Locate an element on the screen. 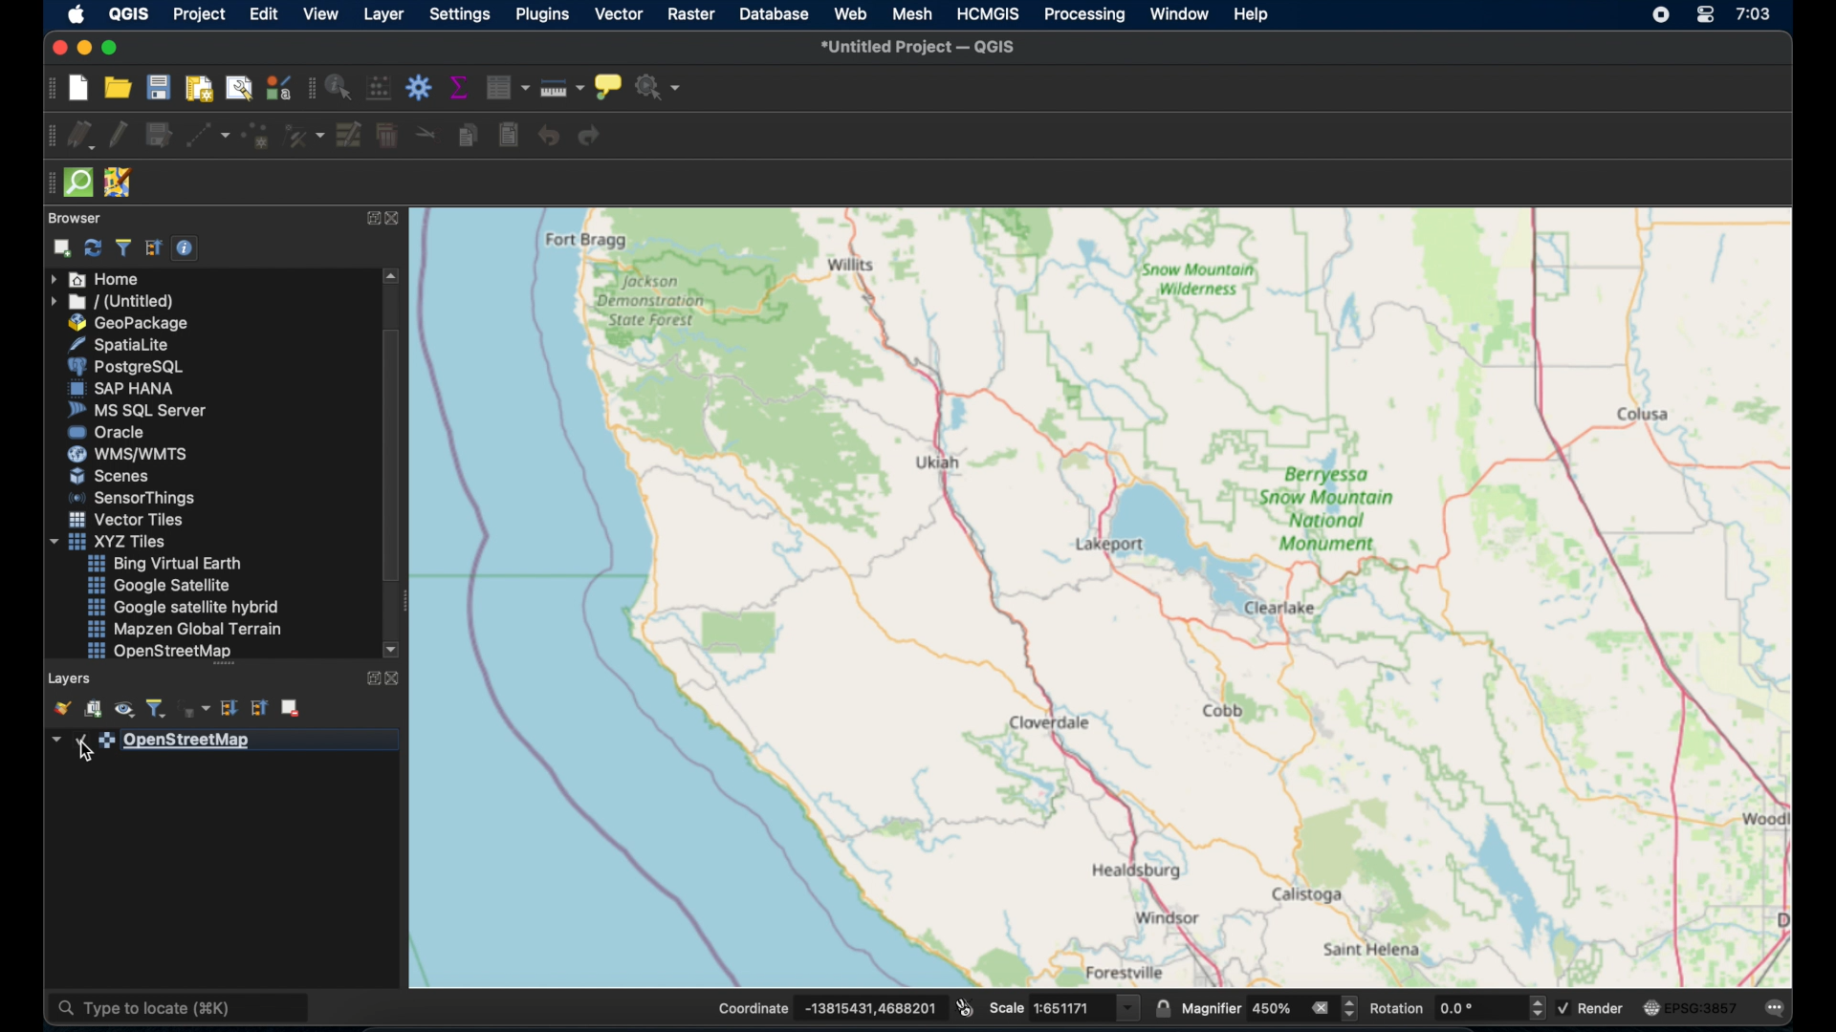 The width and height of the screenshot is (1836, 1032). xyzzy tiles is located at coordinates (109, 541).